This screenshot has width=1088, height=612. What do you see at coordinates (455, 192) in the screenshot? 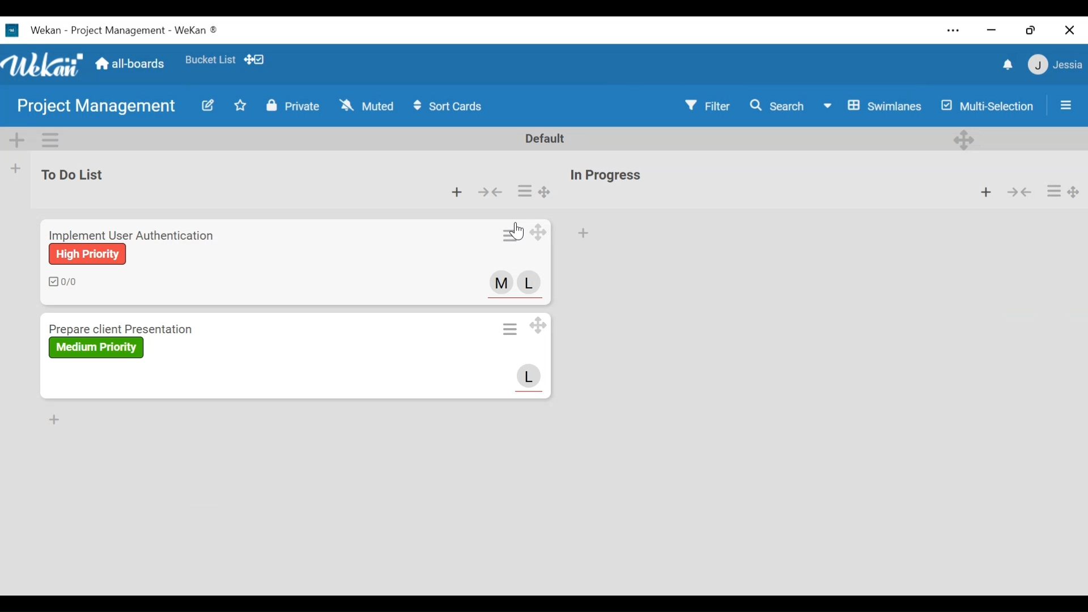
I see `Add card to top of the list` at bounding box center [455, 192].